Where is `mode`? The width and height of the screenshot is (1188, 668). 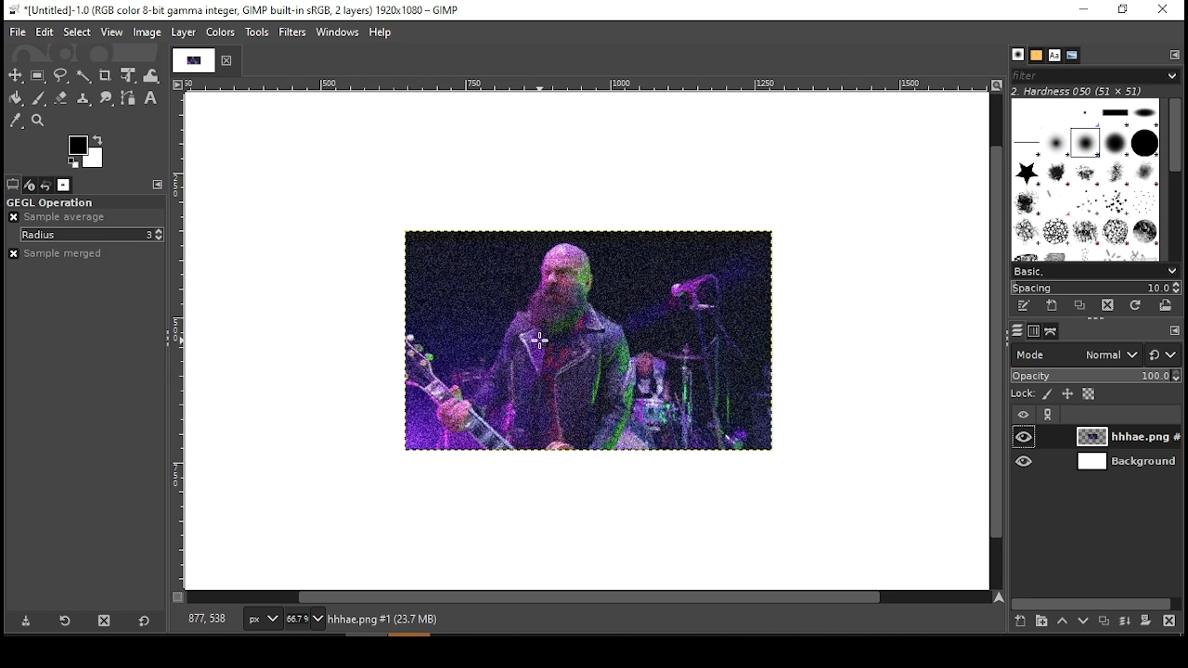
mode is located at coordinates (1077, 355).